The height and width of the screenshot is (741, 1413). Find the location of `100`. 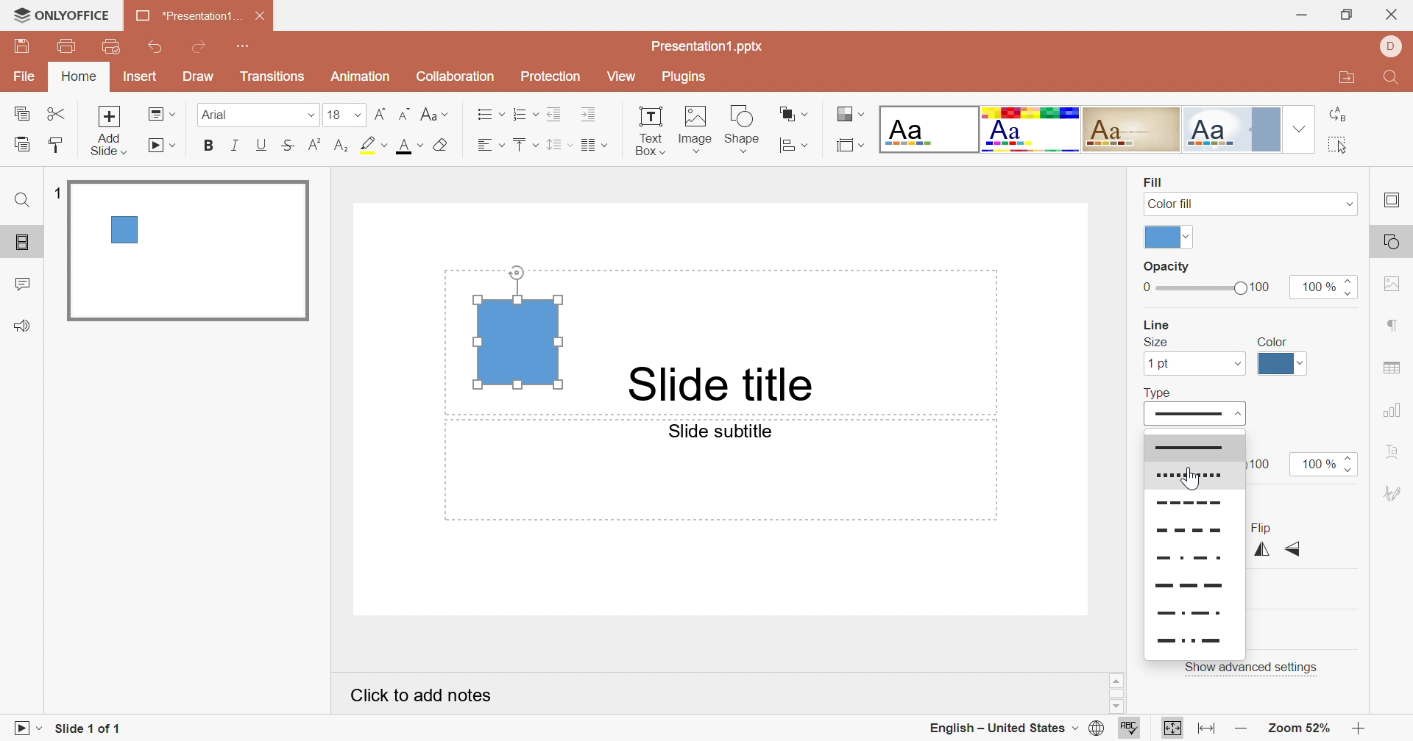

100 is located at coordinates (1261, 287).